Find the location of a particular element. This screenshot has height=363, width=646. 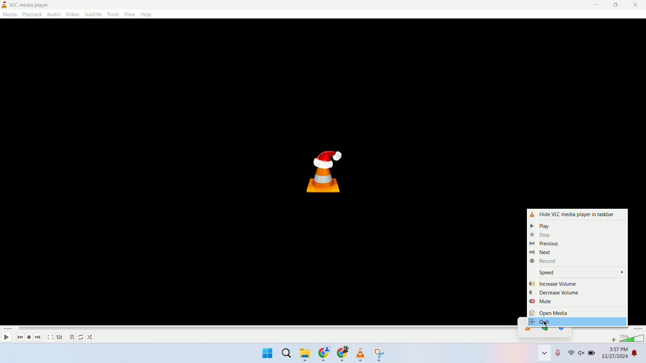

volume is located at coordinates (582, 355).